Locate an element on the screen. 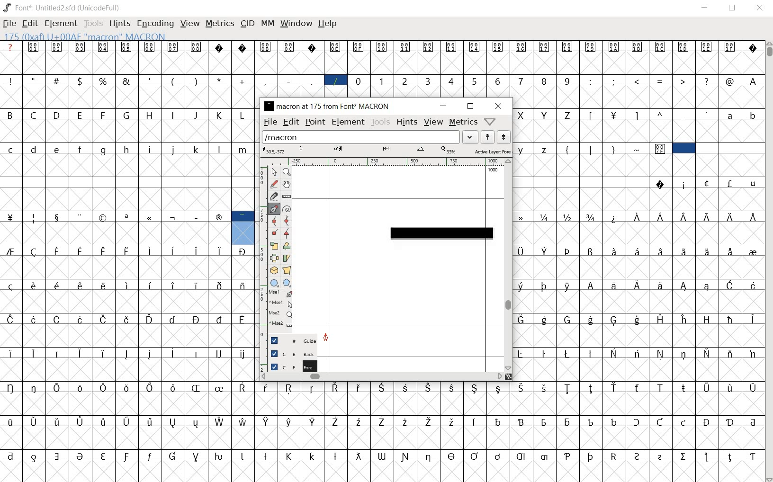 The height and width of the screenshot is (482, 773). Symbol is located at coordinates (521, 354).